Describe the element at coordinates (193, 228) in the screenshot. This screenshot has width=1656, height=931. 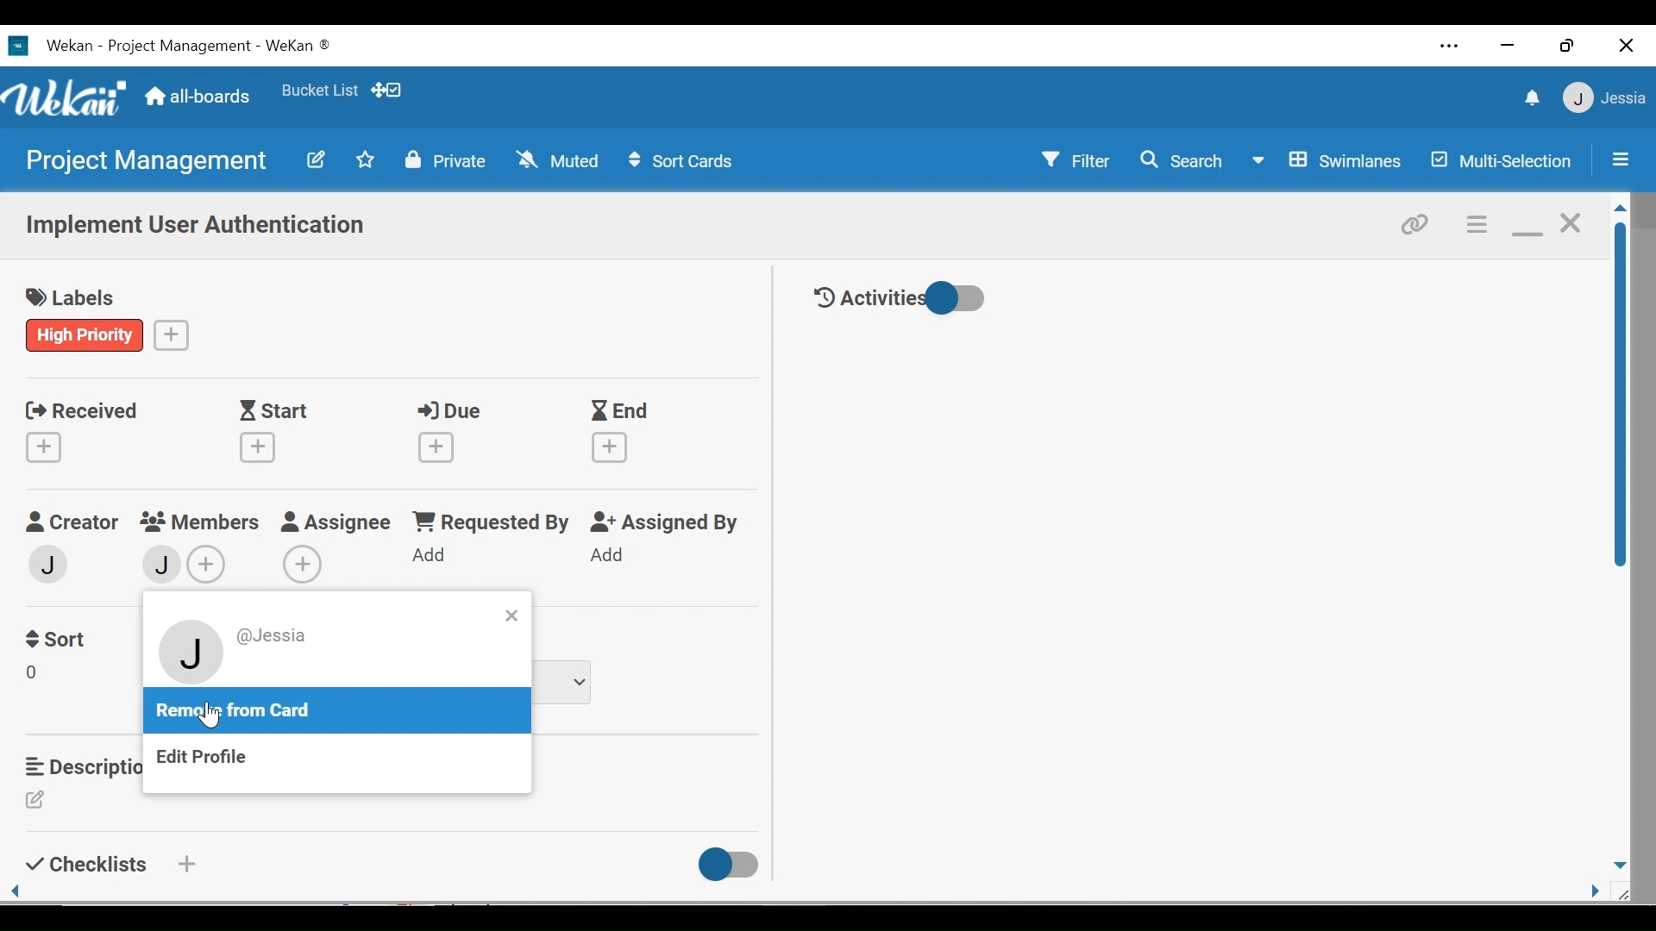
I see `Implement User Authentication` at that location.